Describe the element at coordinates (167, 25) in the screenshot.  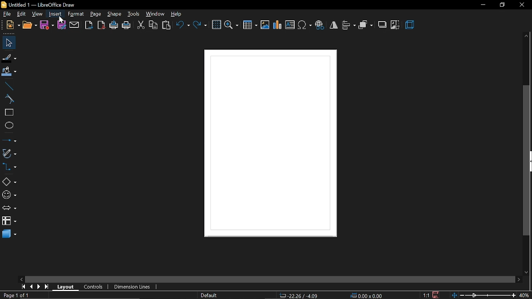
I see `paste` at that location.